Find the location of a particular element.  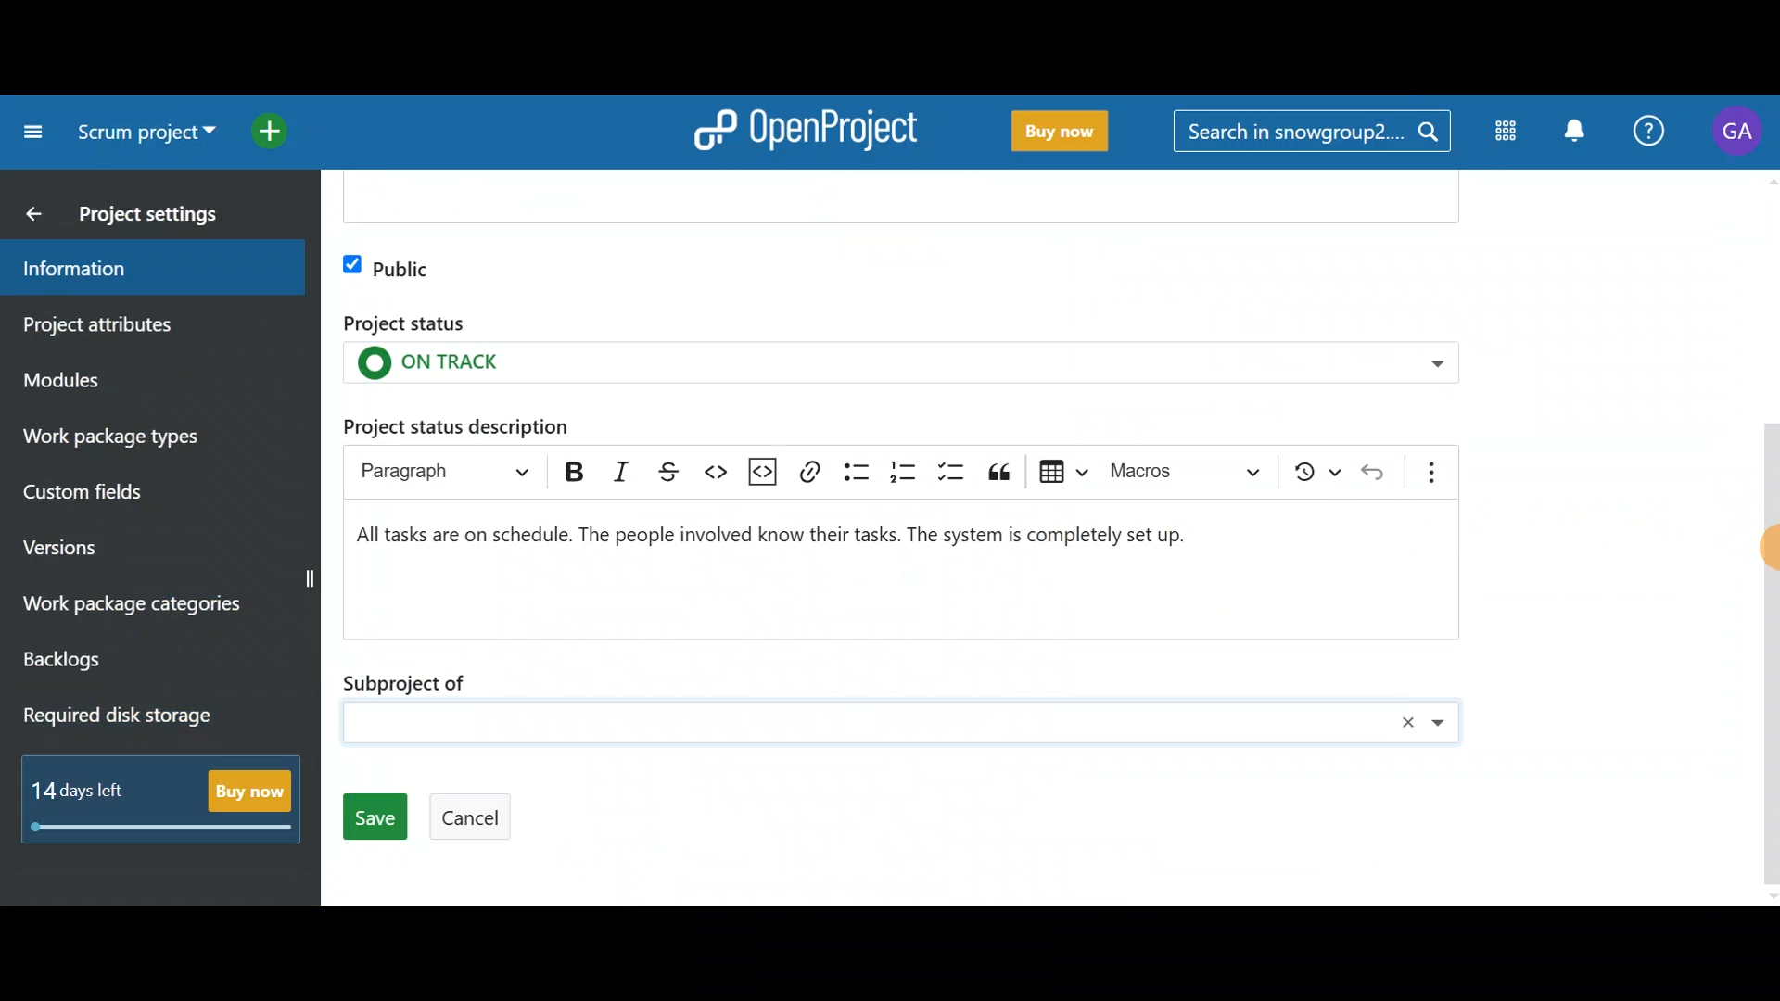

Show more items is located at coordinates (1435, 469).